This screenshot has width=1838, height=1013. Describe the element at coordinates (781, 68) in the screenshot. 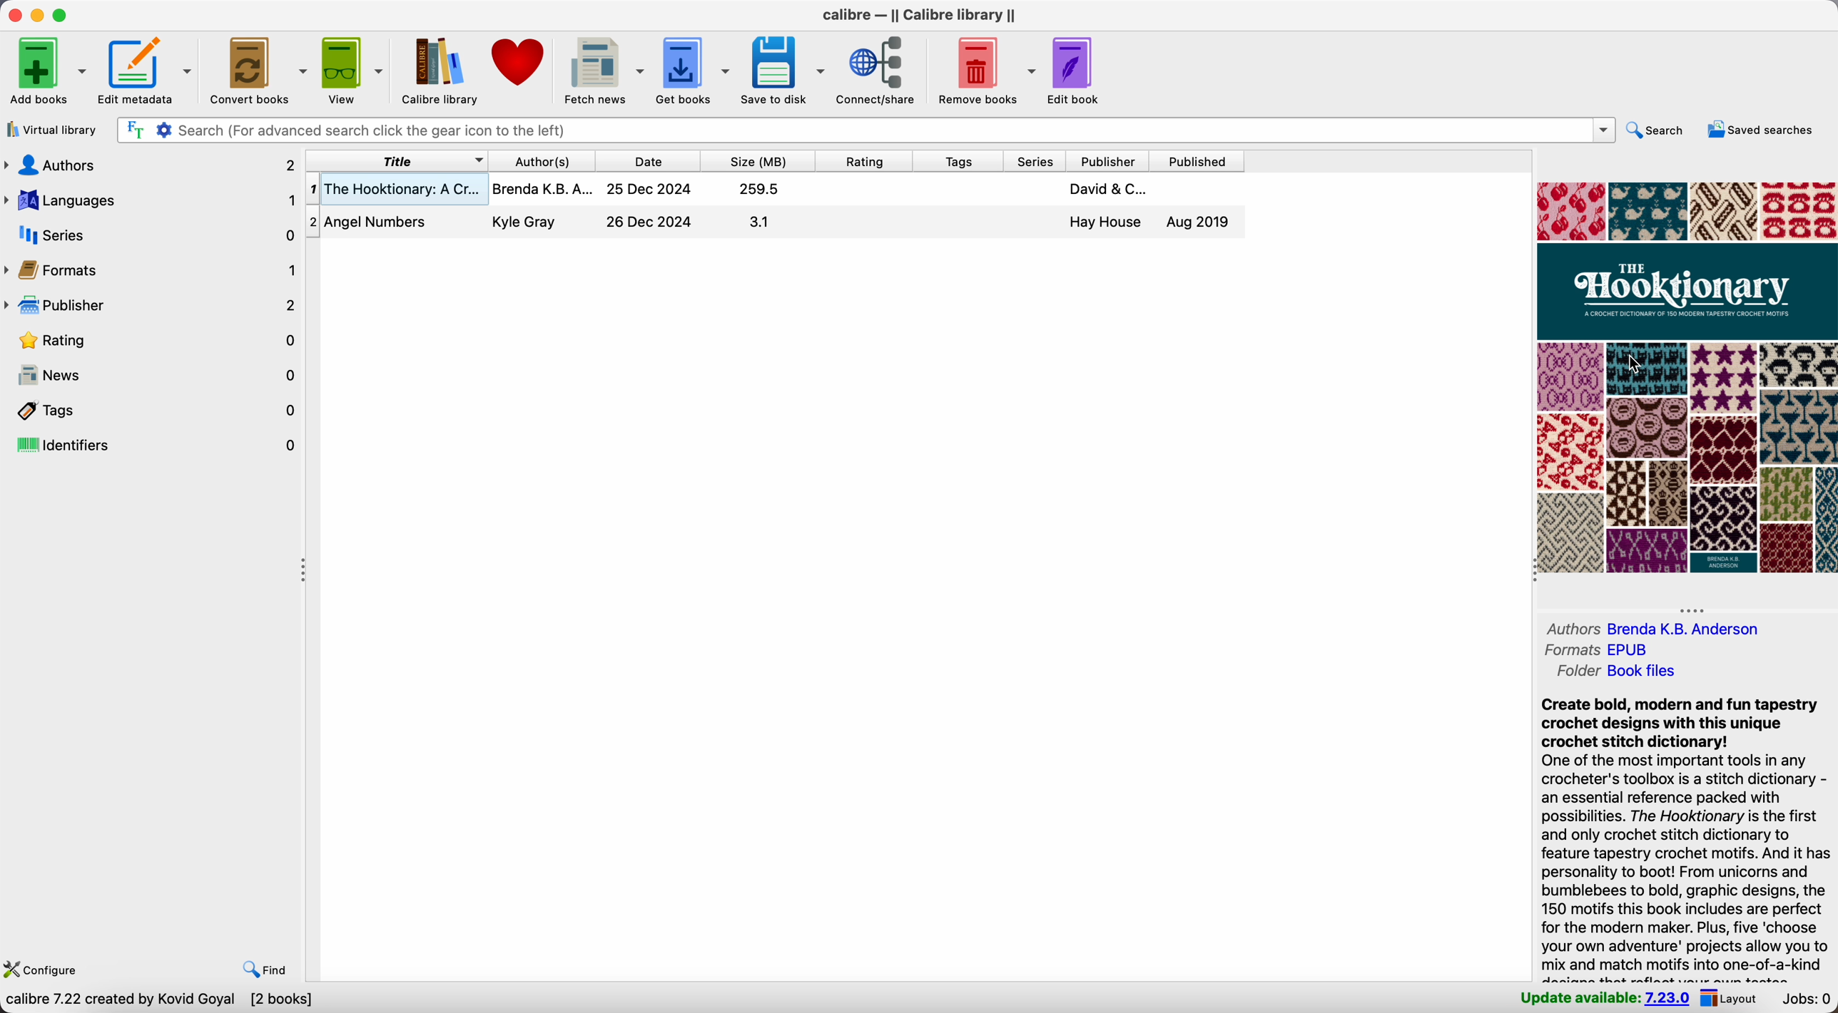

I see `save to disk` at that location.